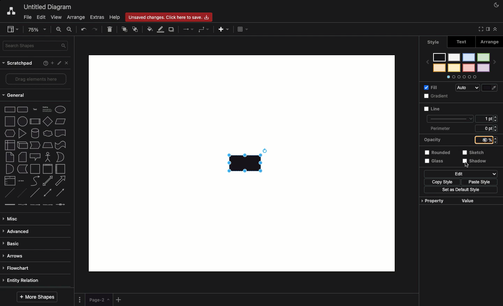  What do you see at coordinates (21, 145) in the screenshot?
I see `cube` at bounding box center [21, 145].